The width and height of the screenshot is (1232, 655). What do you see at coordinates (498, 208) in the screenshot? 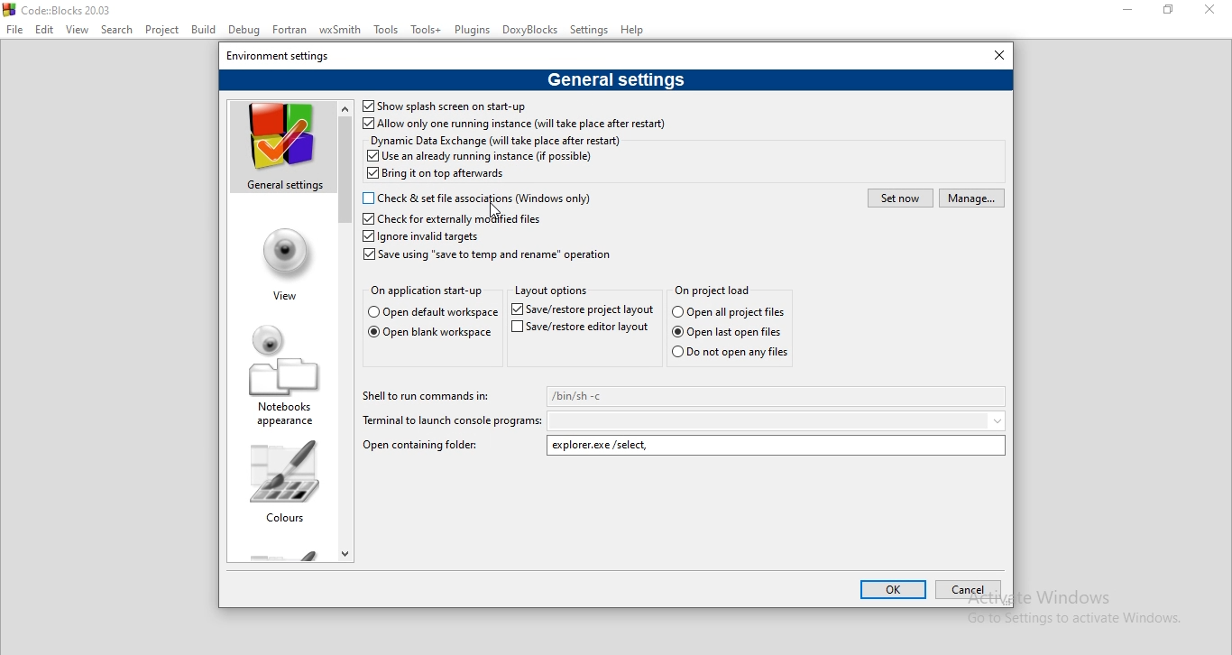
I see `Cursor` at bounding box center [498, 208].